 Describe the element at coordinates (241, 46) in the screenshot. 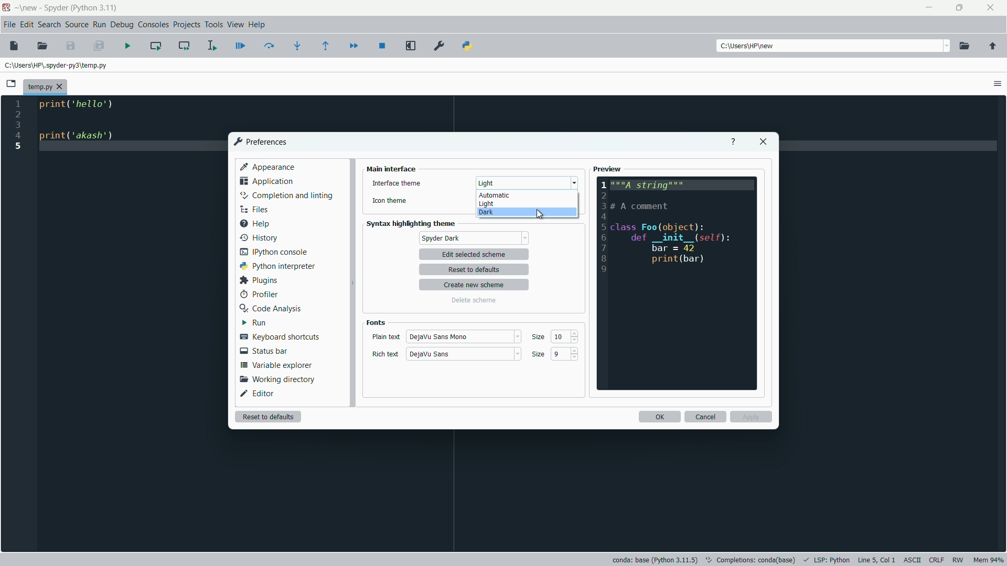

I see `debug file` at that location.